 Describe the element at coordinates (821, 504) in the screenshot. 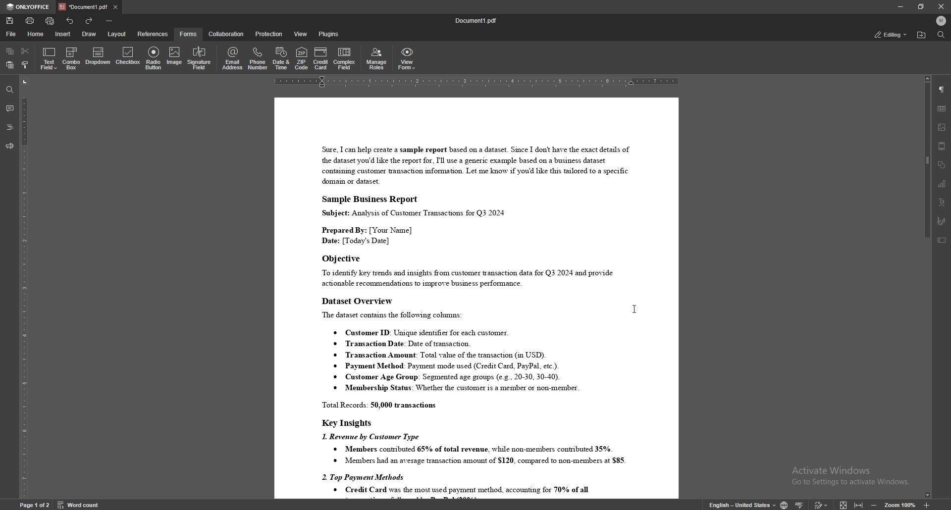

I see `track change` at that location.